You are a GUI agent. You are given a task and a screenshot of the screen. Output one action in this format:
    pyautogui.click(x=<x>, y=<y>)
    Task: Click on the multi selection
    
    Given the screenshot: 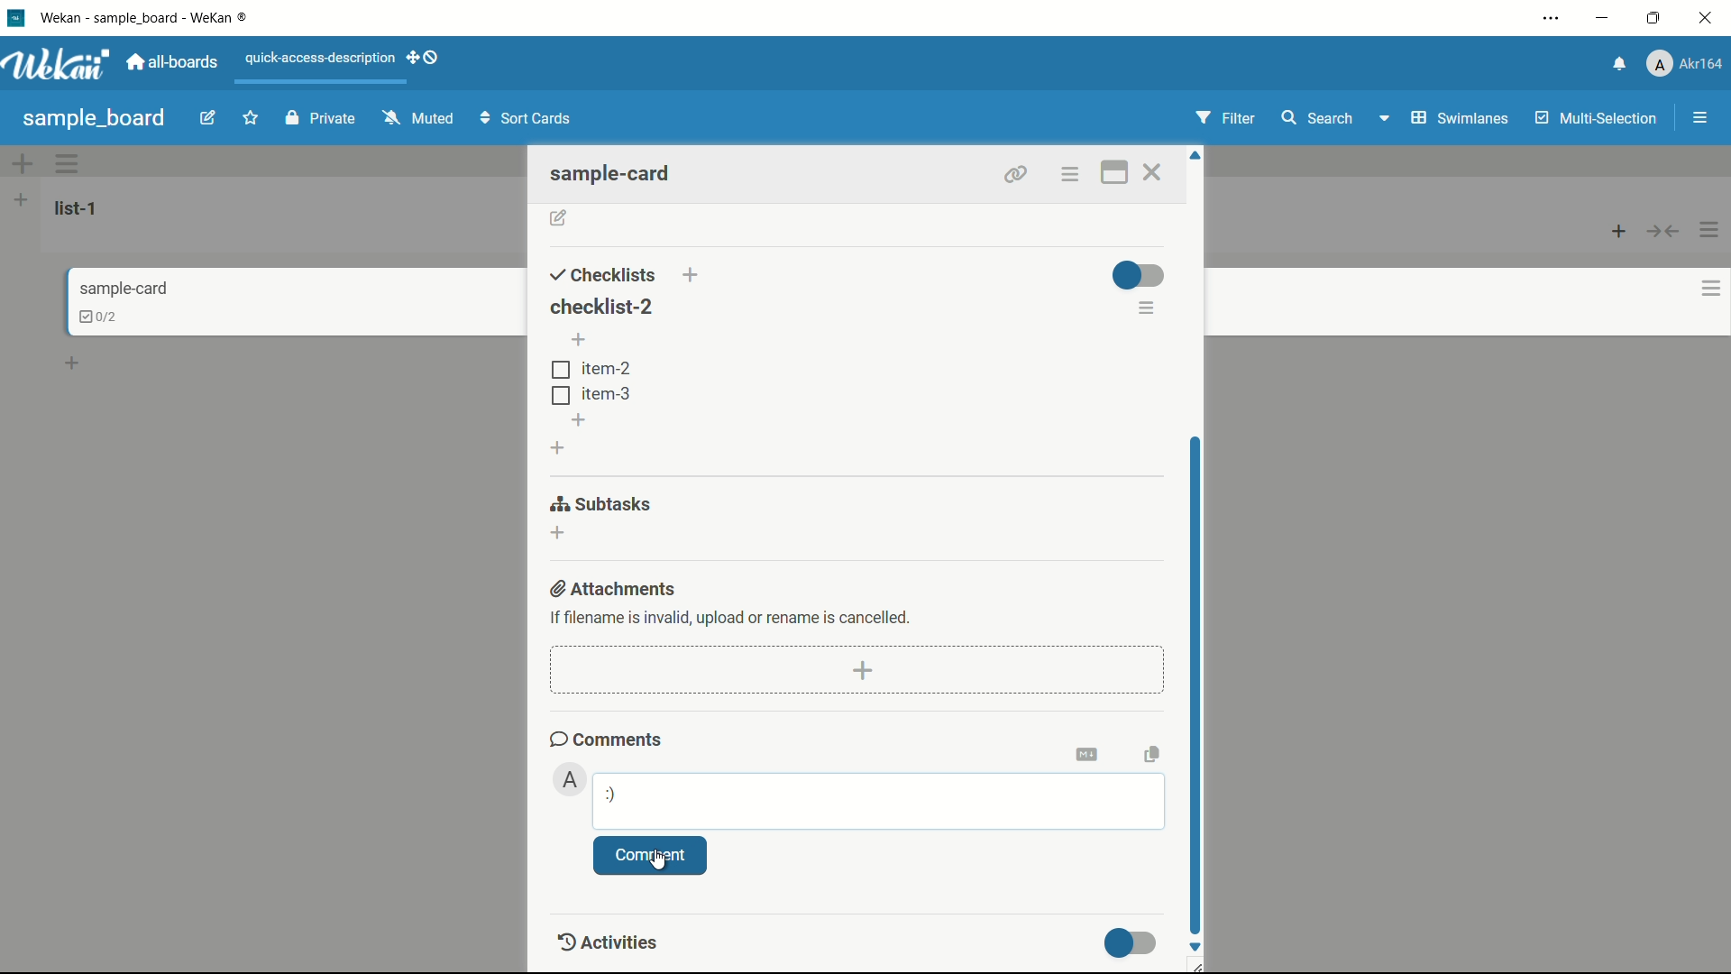 What is the action you would take?
    pyautogui.click(x=1595, y=120)
    